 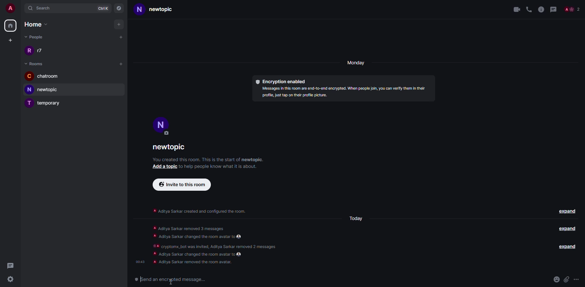 What do you see at coordinates (9, 40) in the screenshot?
I see `create space` at bounding box center [9, 40].